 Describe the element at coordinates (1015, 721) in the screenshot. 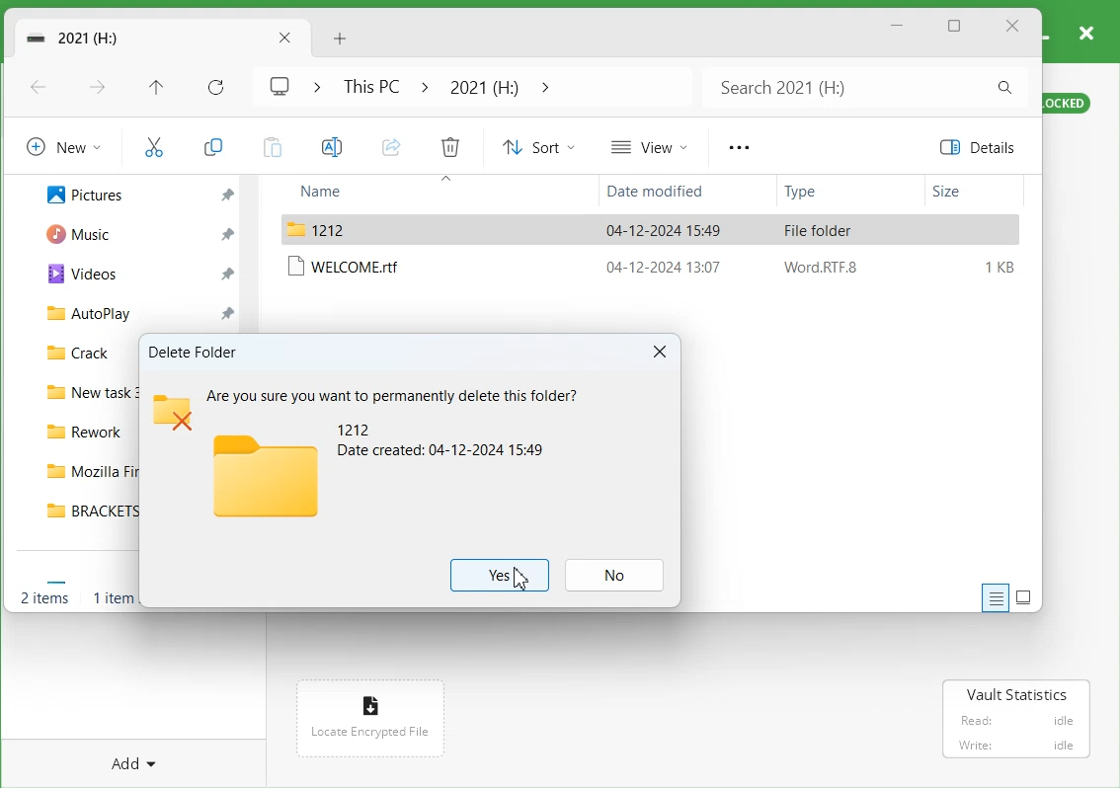

I see `Read: idle` at that location.